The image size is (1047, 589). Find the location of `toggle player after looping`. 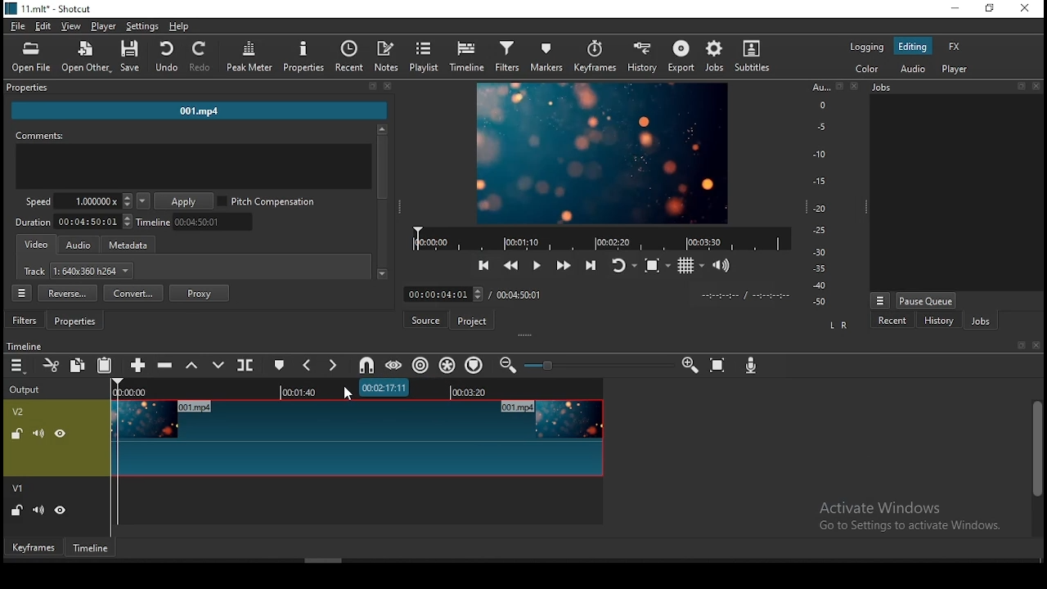

toggle player after looping is located at coordinates (624, 263).